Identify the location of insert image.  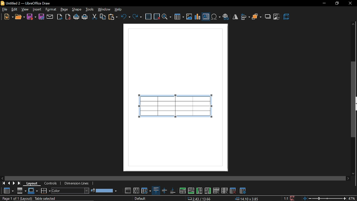
(189, 16).